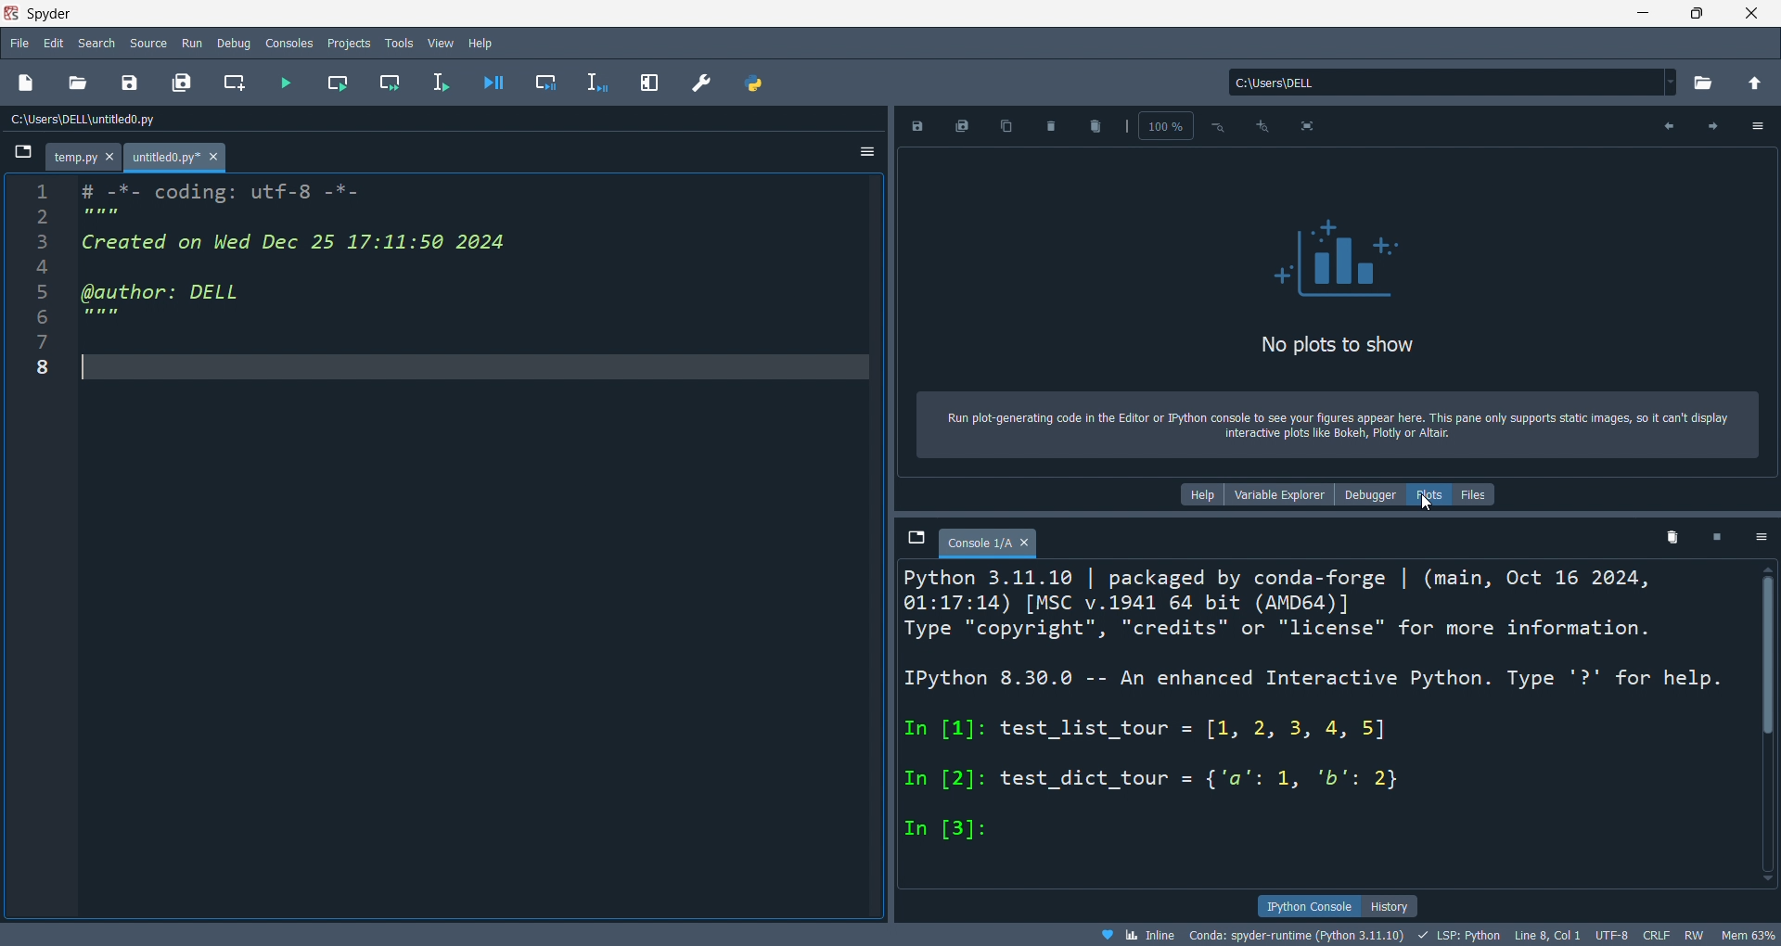 This screenshot has height=946, width=1781. Describe the element at coordinates (177, 158) in the screenshot. I see `tab ` at that location.